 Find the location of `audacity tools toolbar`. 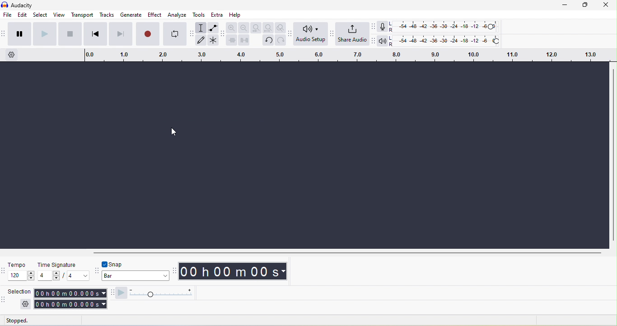

audacity tools toolbar is located at coordinates (192, 33).